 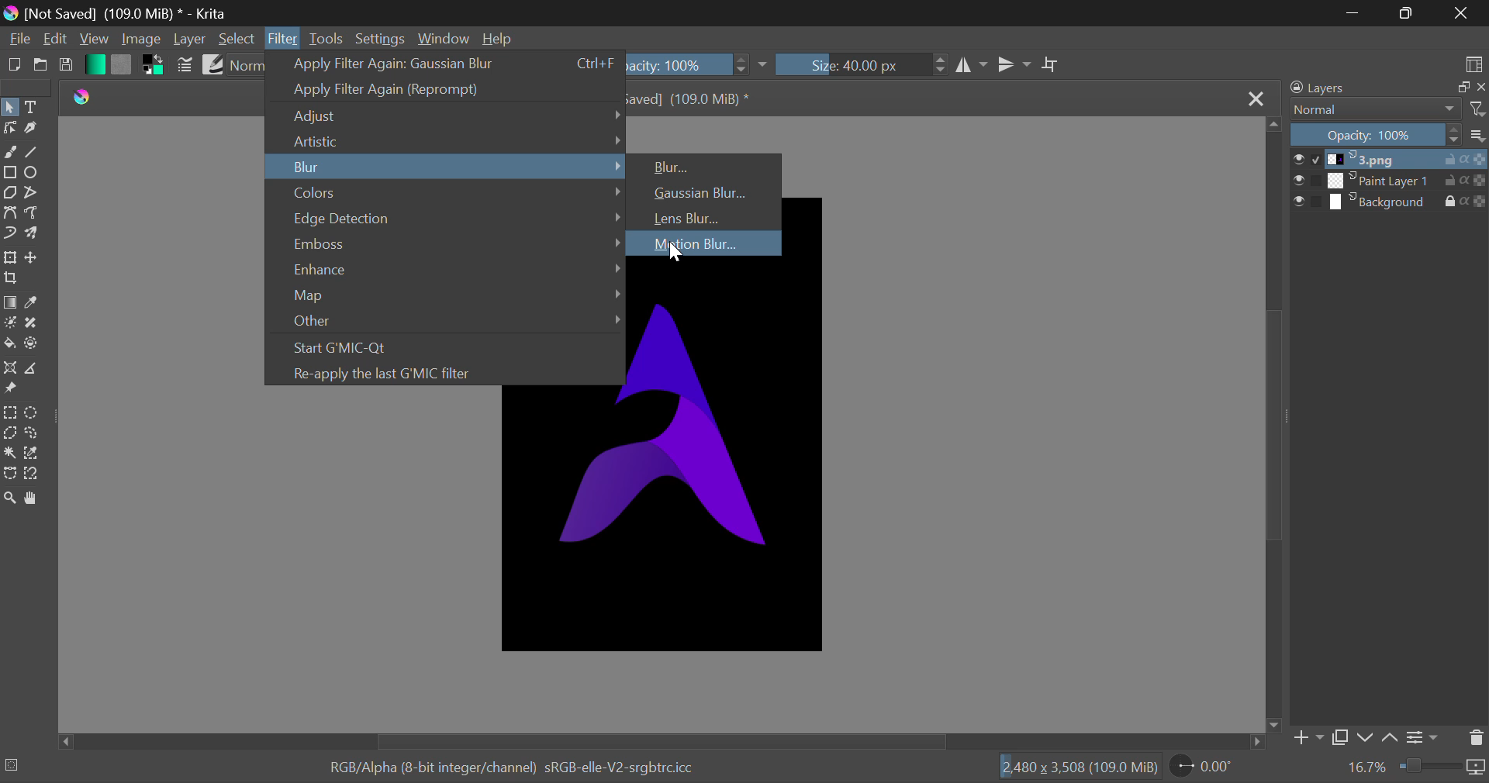 I want to click on 3.png, so click(x=1391, y=160).